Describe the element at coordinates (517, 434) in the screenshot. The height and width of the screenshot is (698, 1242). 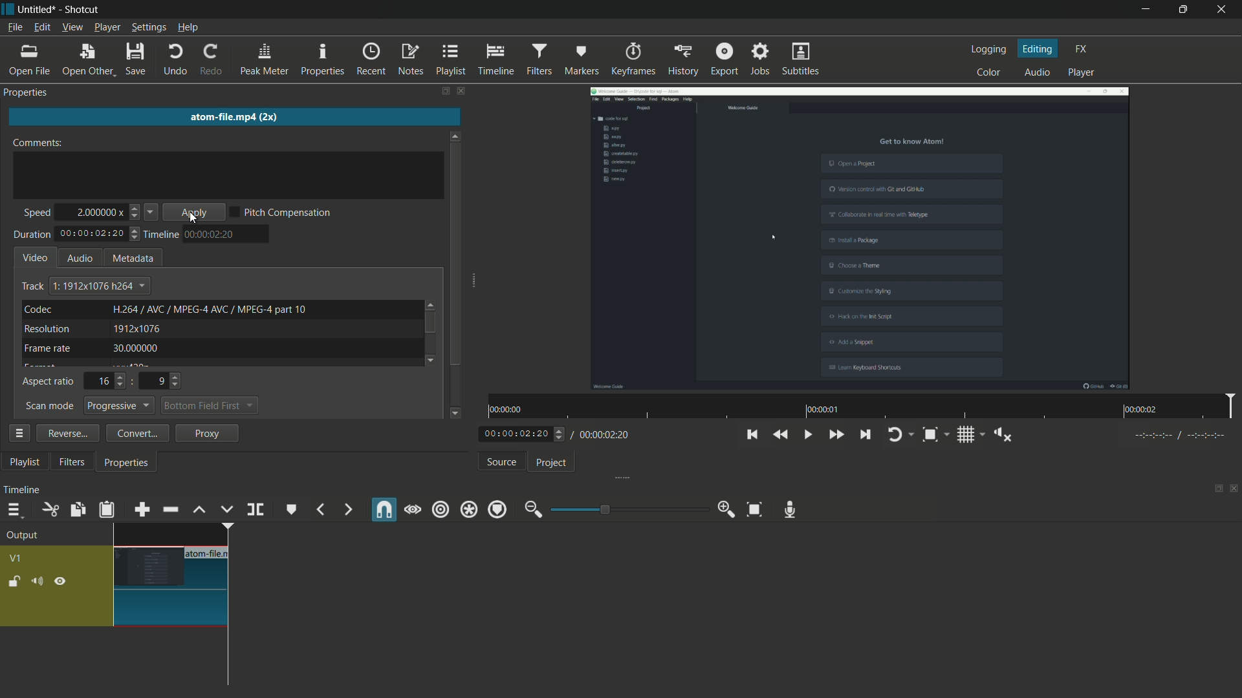
I see `current time` at that location.